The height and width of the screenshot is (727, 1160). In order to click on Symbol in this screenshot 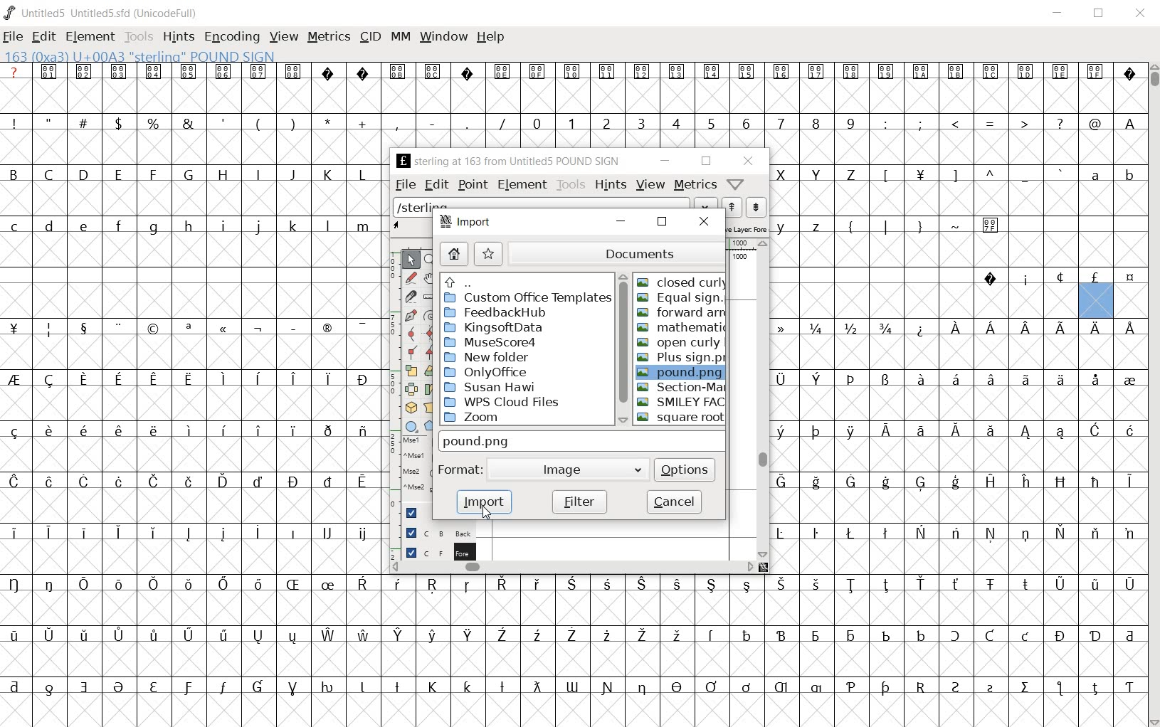, I will do `click(992, 534)`.